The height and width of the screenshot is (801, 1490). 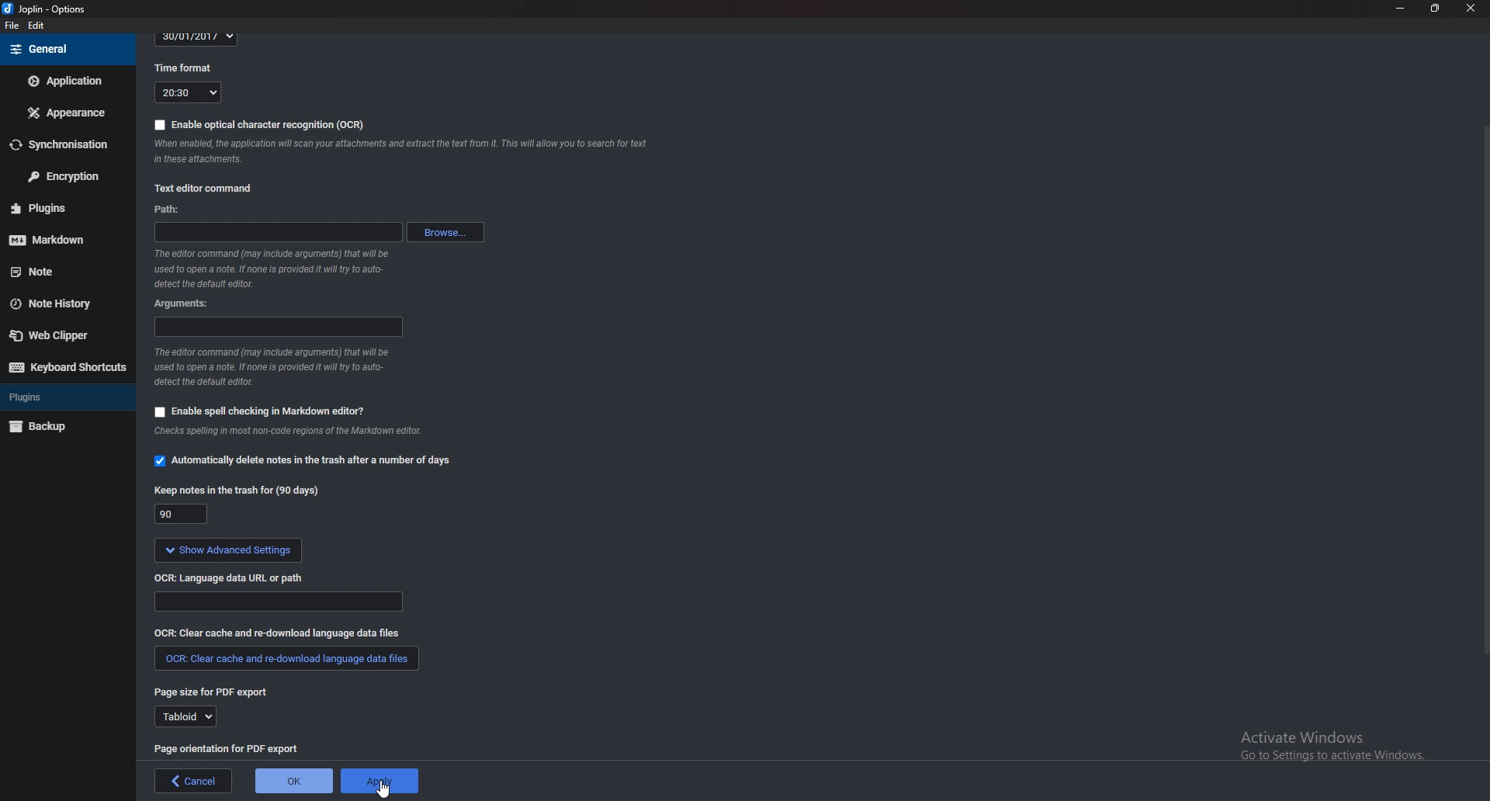 I want to click on path, so click(x=182, y=211).